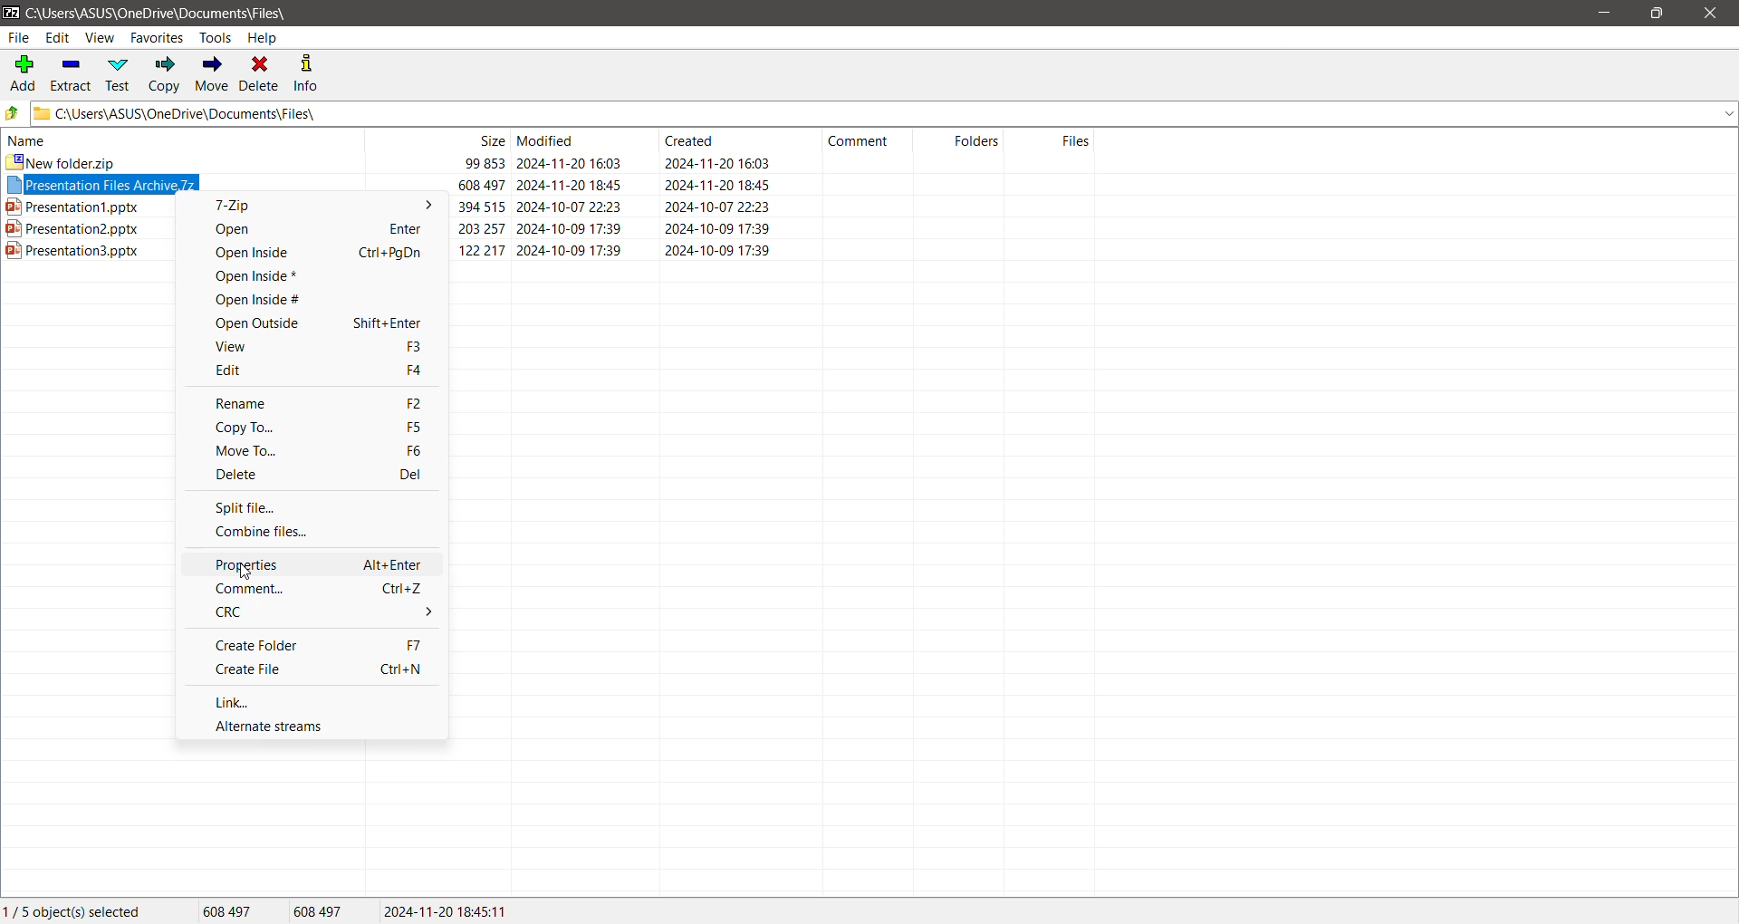 The height and width of the screenshot is (924, 1739). What do you see at coordinates (865, 142) in the screenshot?
I see `comment` at bounding box center [865, 142].